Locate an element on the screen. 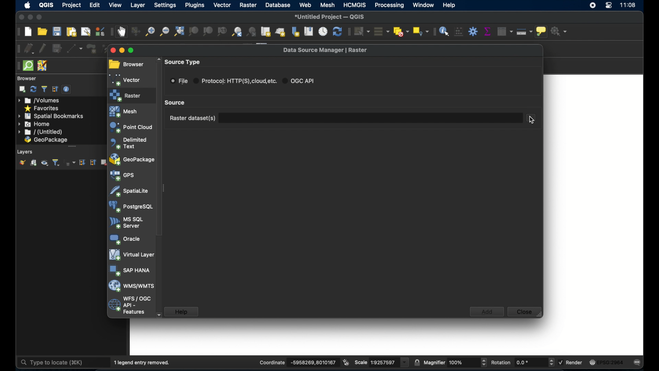  ile radio button is located at coordinates (179, 81).